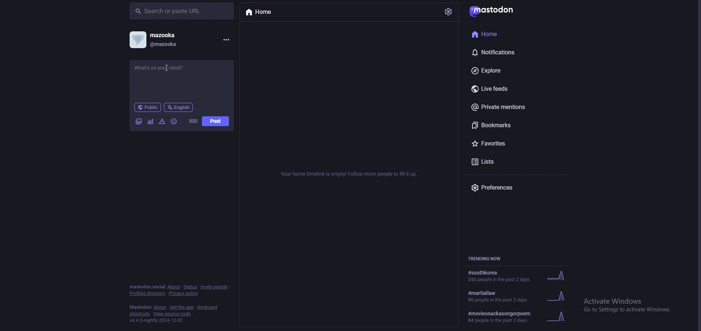 The height and width of the screenshot is (331, 701). What do you see at coordinates (506, 144) in the screenshot?
I see `favorites` at bounding box center [506, 144].